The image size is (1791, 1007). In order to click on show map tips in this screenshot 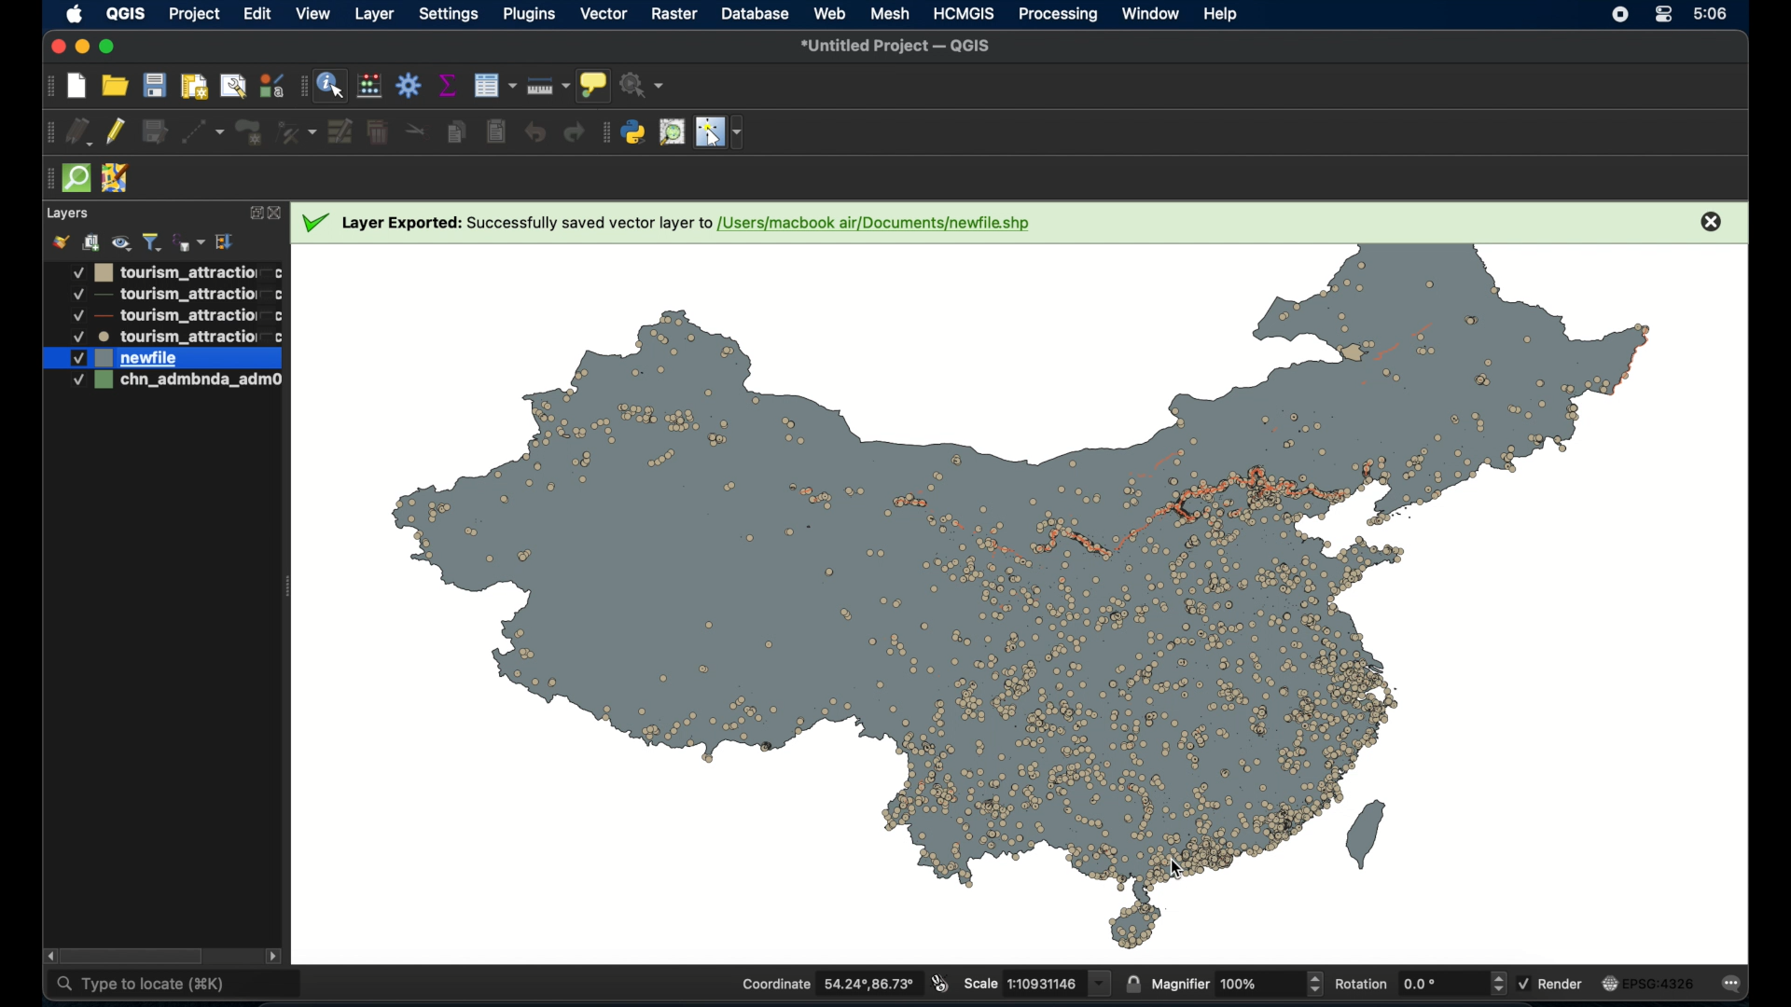, I will do `click(594, 85)`.